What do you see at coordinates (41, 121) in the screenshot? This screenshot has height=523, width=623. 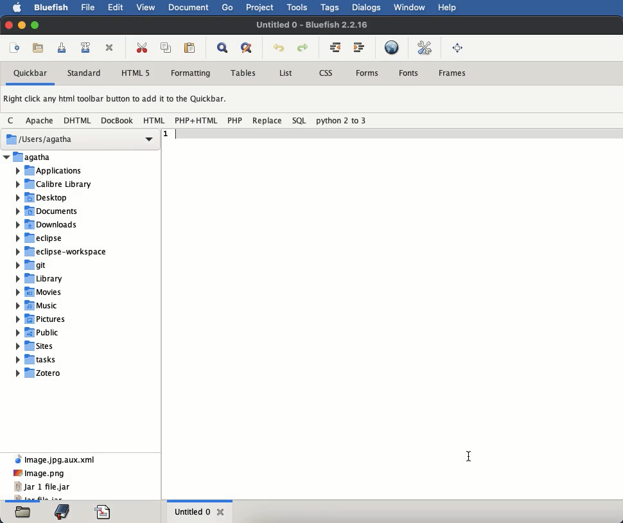 I see `Apache` at bounding box center [41, 121].